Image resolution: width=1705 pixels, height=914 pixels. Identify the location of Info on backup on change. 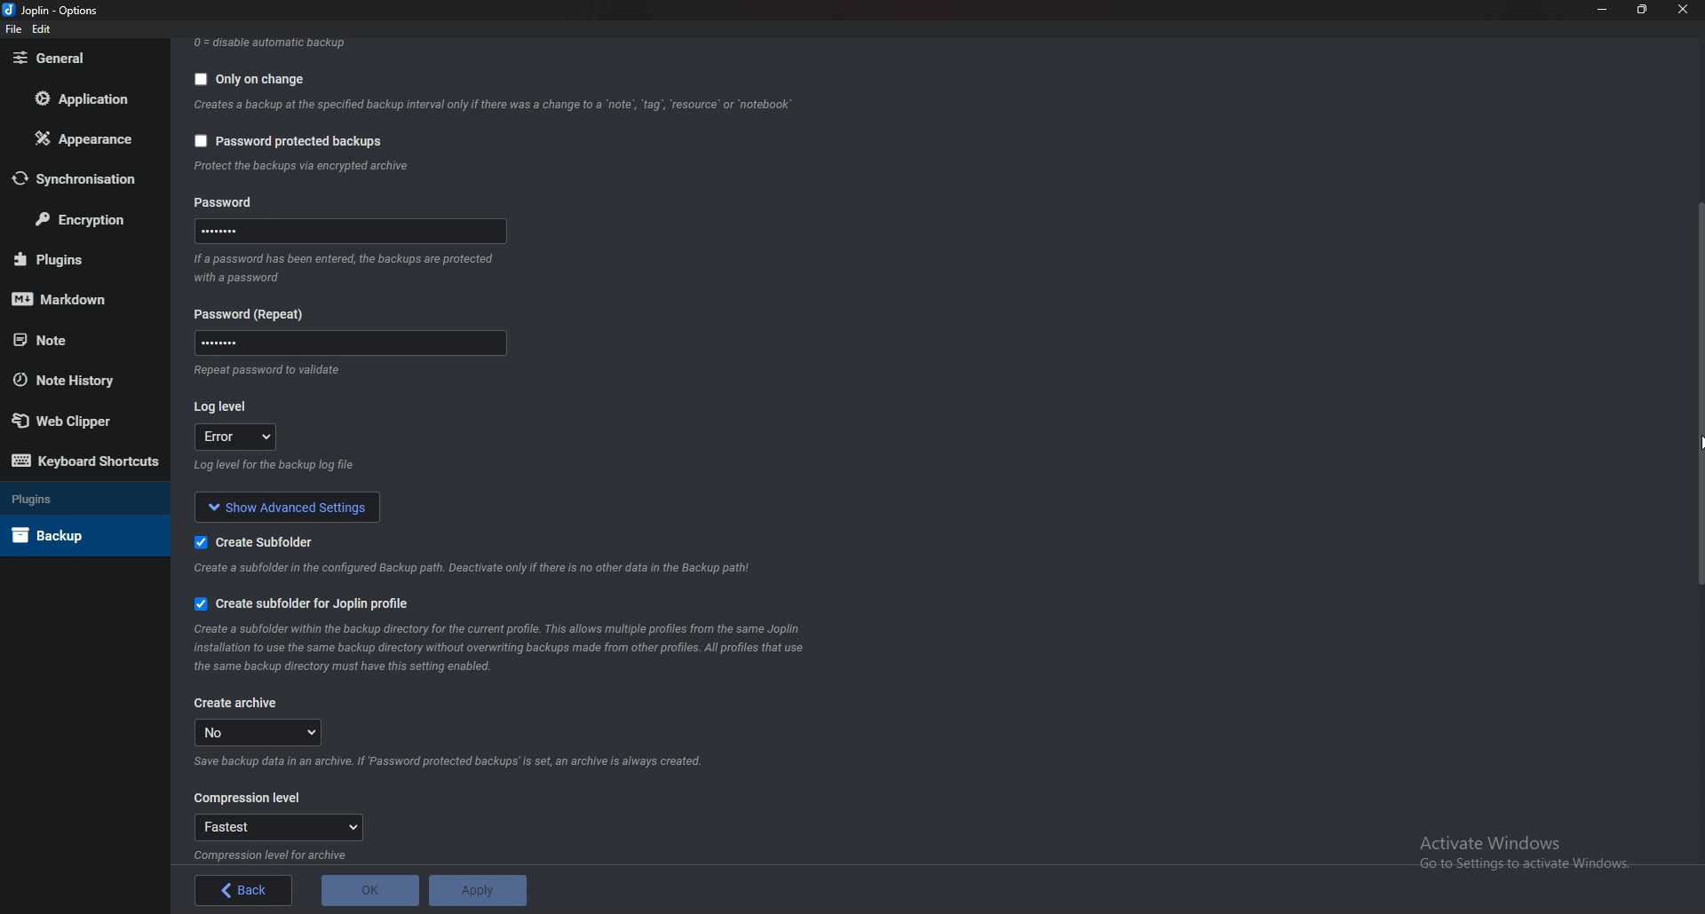
(491, 106).